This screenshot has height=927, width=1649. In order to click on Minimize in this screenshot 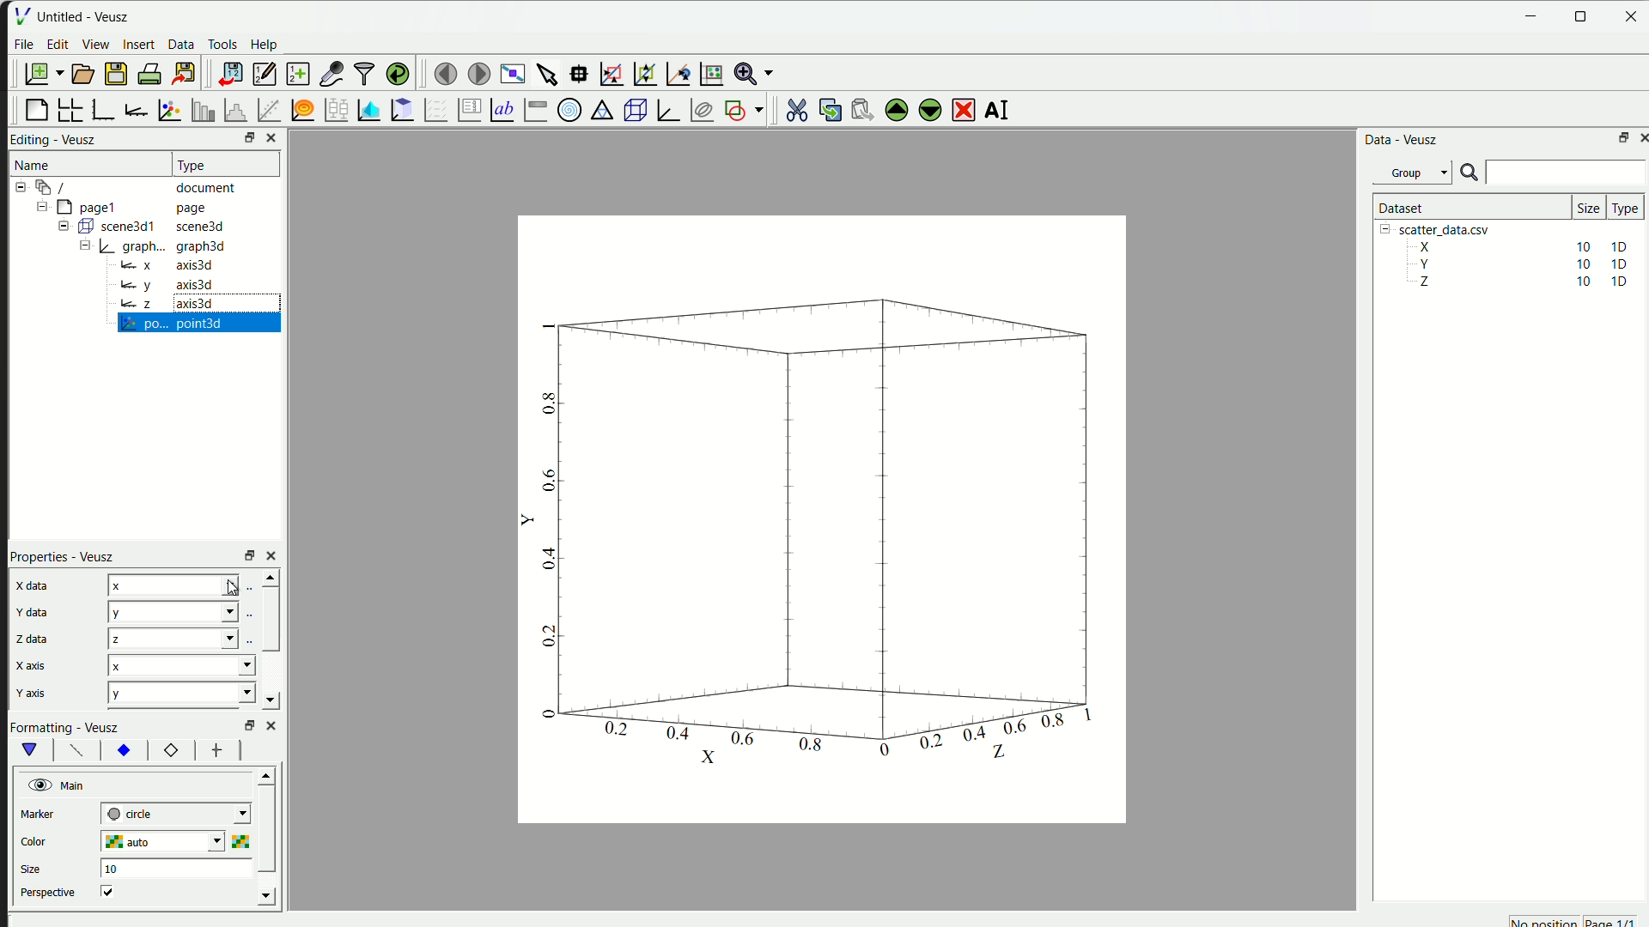, I will do `click(1532, 15)`.